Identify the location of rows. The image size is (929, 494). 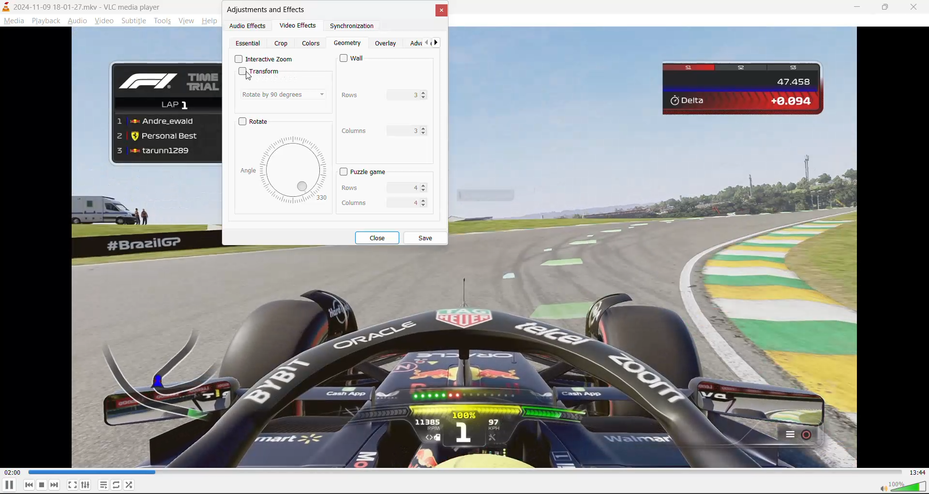
(376, 186).